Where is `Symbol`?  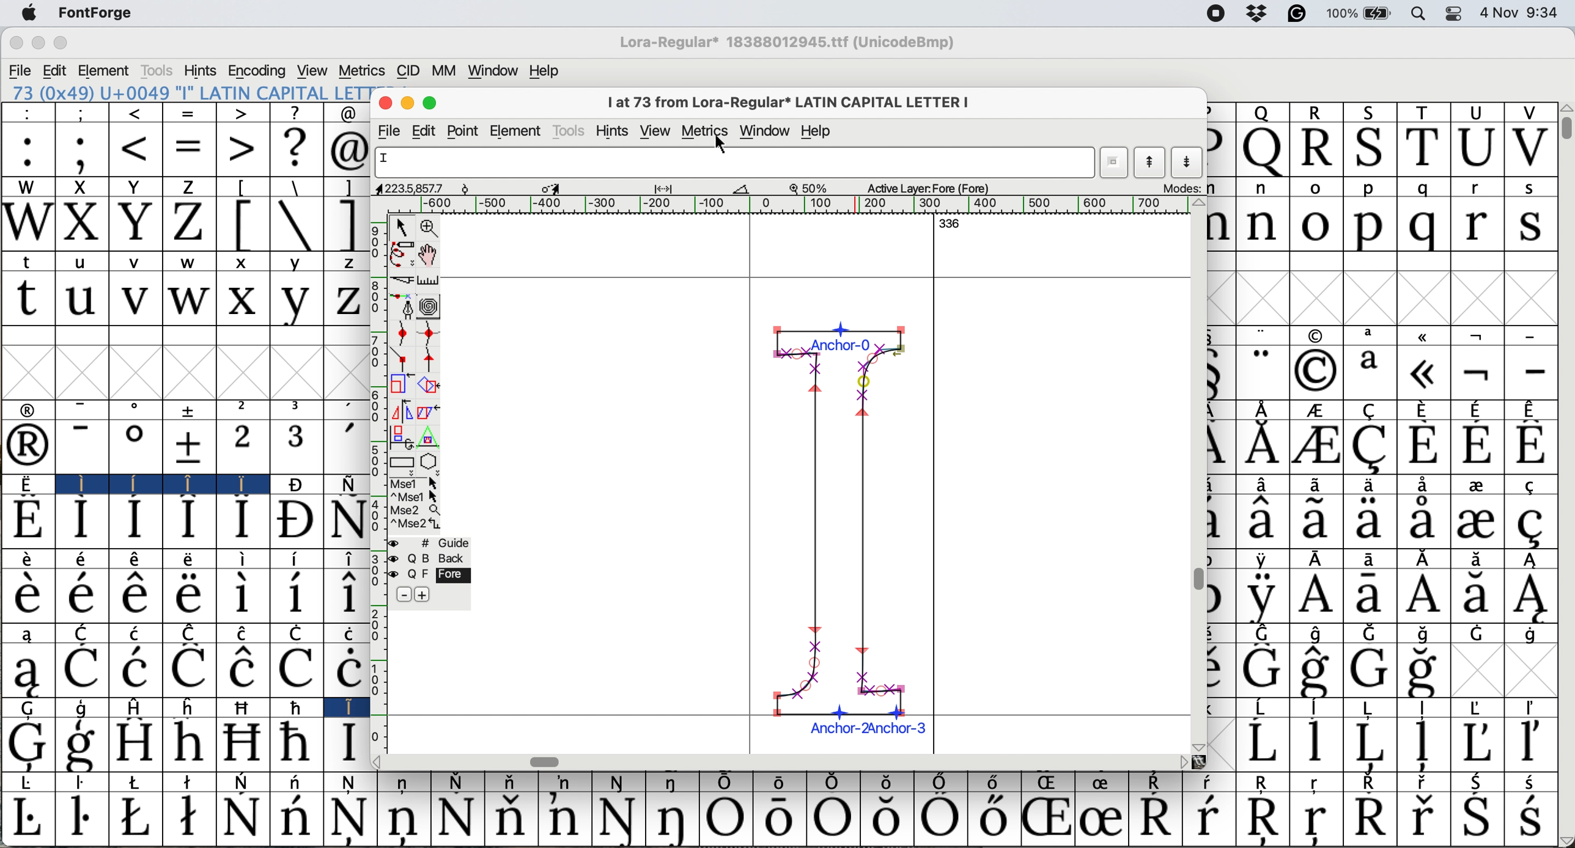 Symbol is located at coordinates (1261, 521).